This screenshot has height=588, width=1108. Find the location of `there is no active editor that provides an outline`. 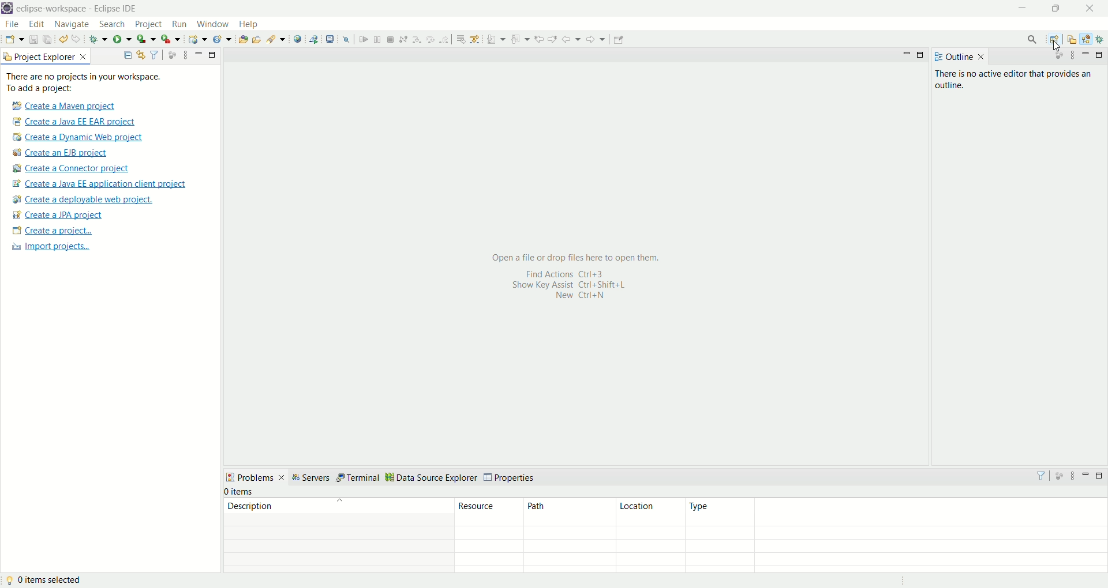

there is no active editor that provides an outline is located at coordinates (1016, 80).